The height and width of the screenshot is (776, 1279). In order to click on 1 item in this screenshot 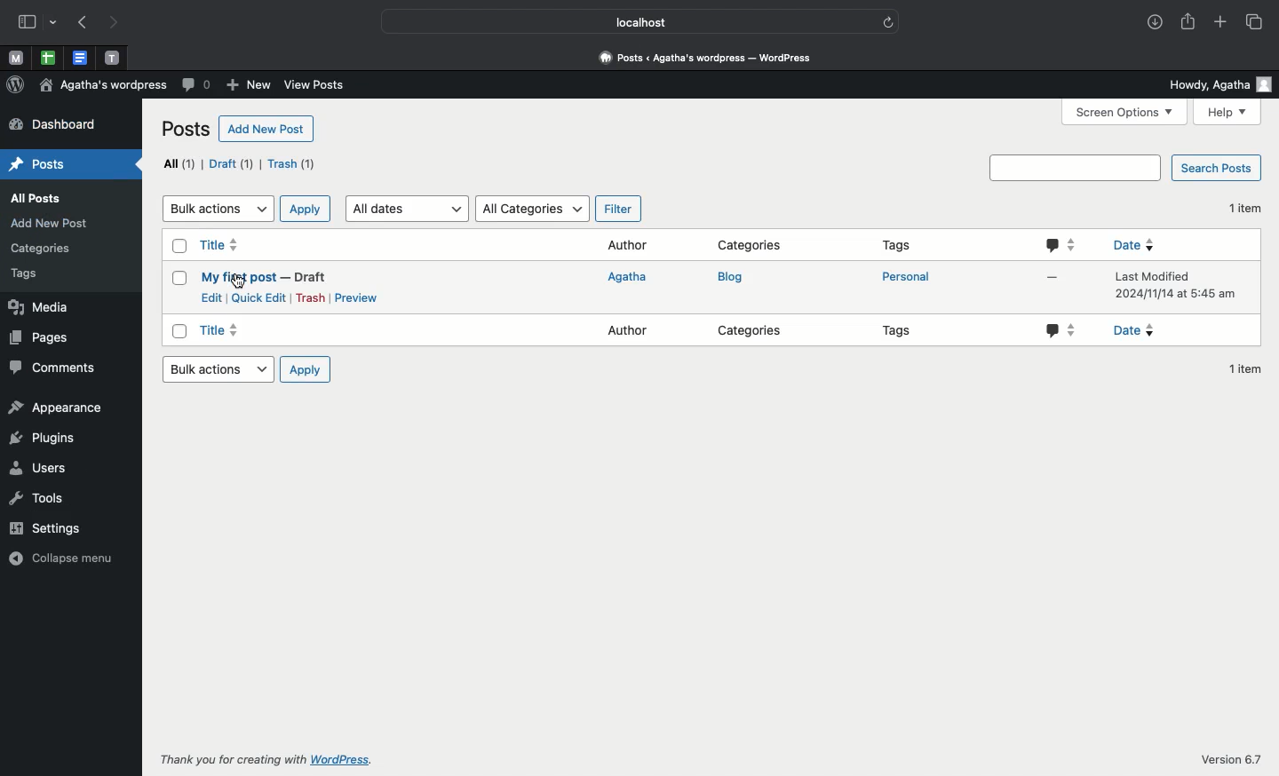, I will do `click(1246, 206)`.